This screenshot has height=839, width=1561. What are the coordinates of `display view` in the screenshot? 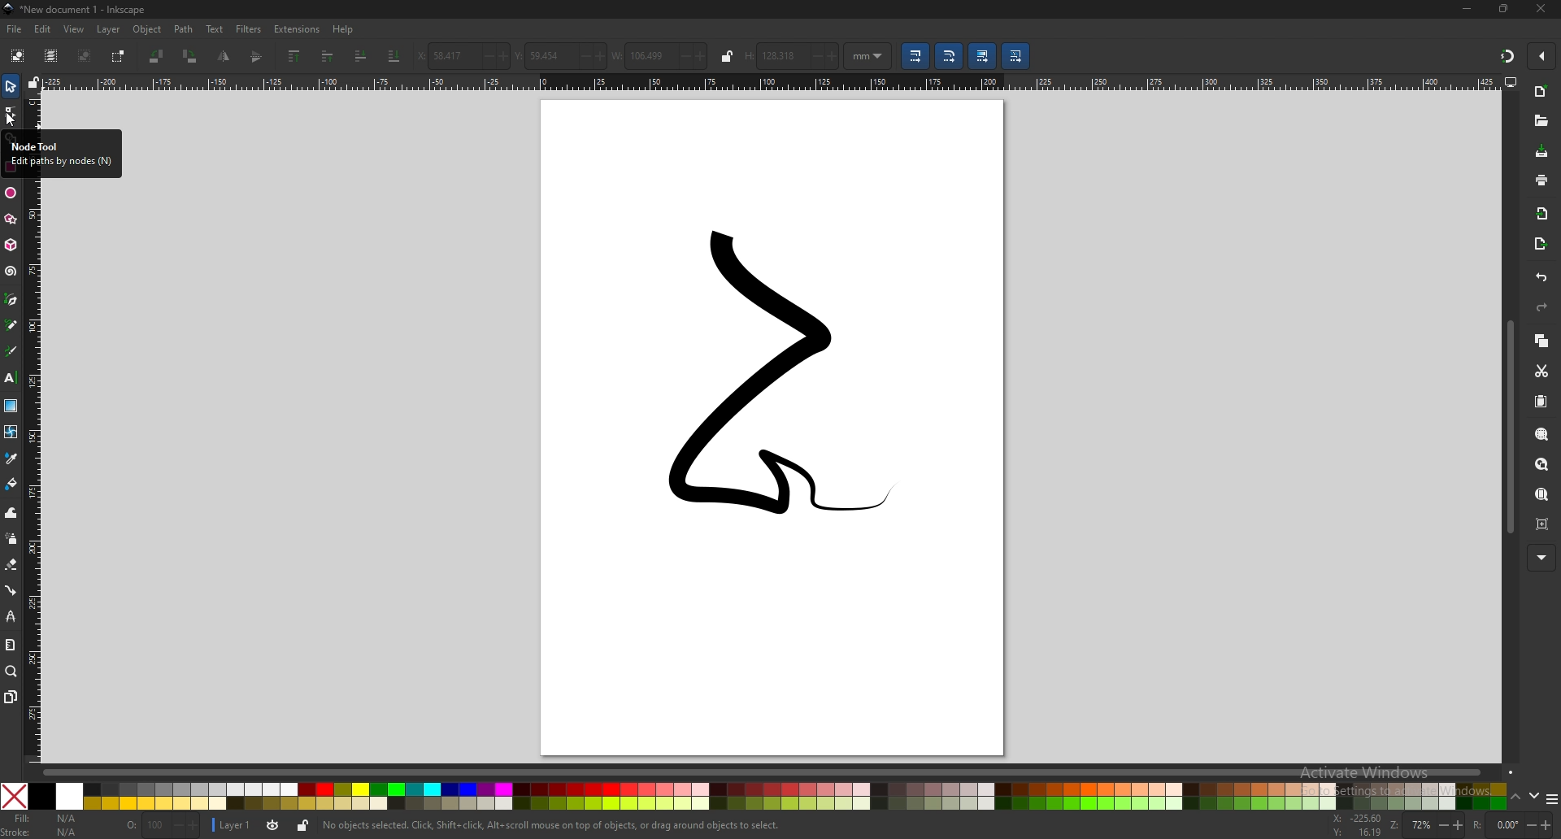 It's located at (1511, 82).